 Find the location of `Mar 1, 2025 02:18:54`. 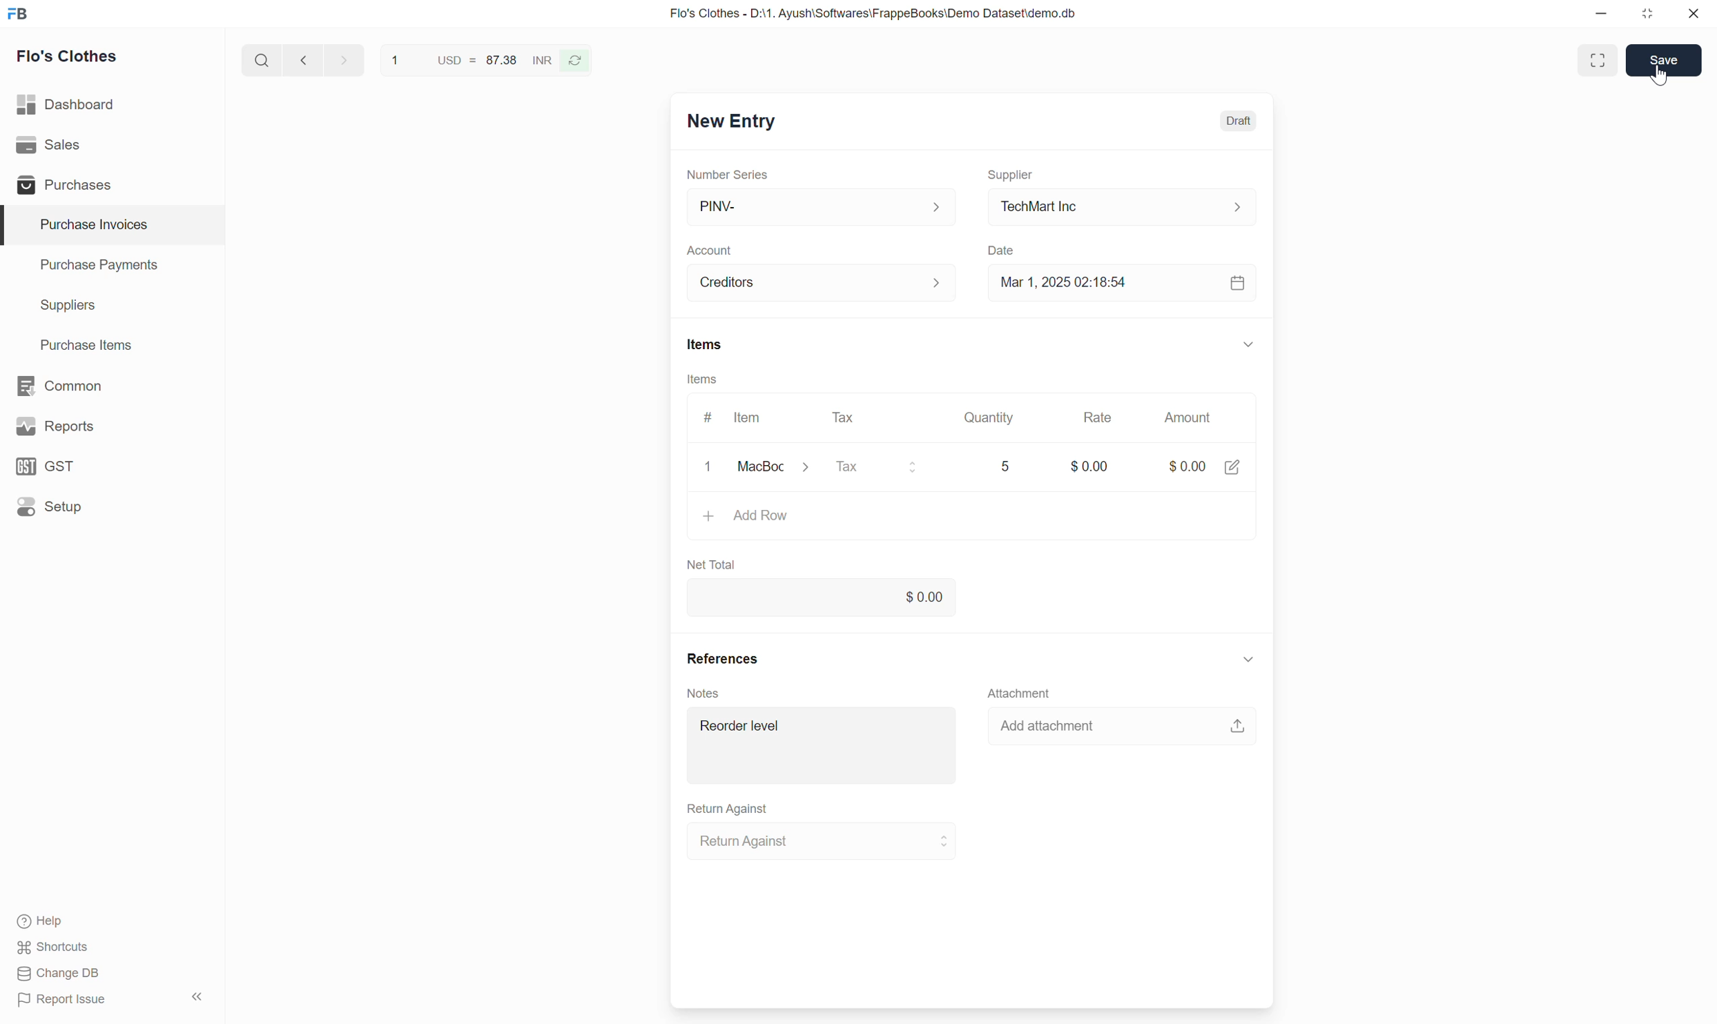

Mar 1, 2025 02:18:54 is located at coordinates (1123, 282).